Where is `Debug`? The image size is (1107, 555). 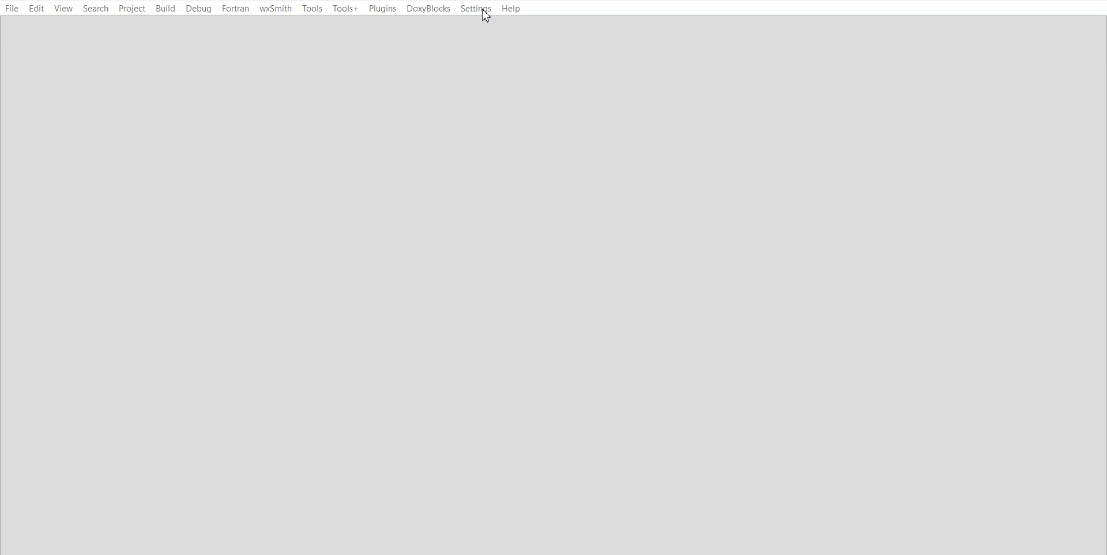 Debug is located at coordinates (198, 9).